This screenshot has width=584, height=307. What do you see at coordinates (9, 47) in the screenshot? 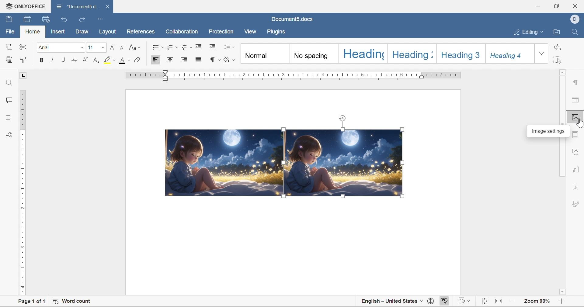
I see `copy` at bounding box center [9, 47].